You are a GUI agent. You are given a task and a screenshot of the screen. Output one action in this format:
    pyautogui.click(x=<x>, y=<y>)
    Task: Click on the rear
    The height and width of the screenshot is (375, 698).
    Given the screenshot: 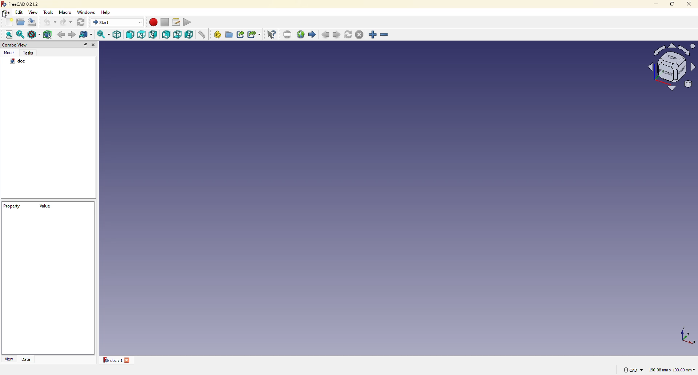 What is the action you would take?
    pyautogui.click(x=167, y=34)
    